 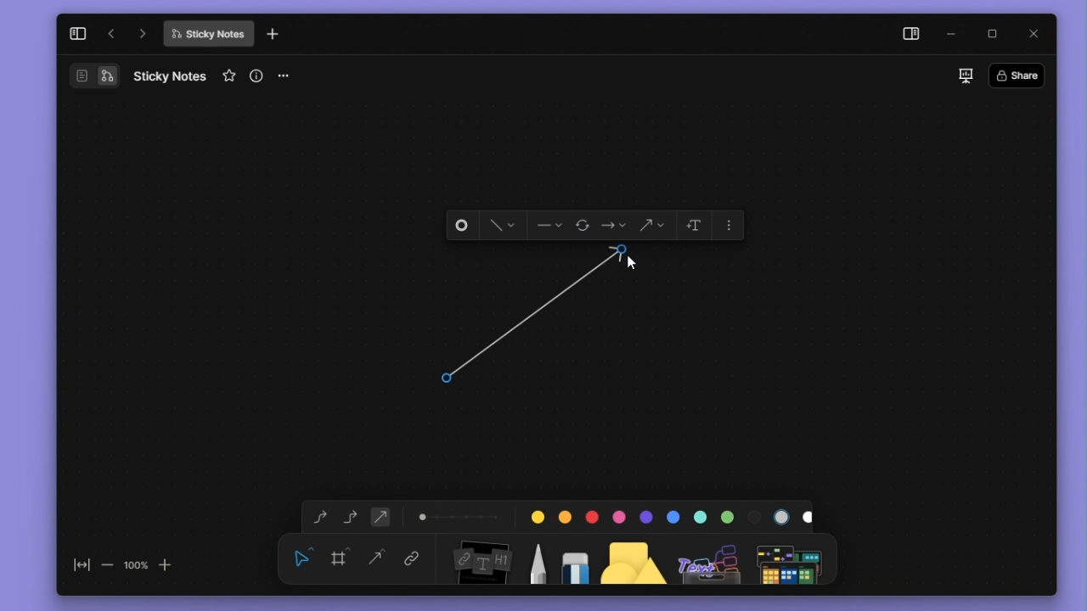 I want to click on add text, so click(x=692, y=225).